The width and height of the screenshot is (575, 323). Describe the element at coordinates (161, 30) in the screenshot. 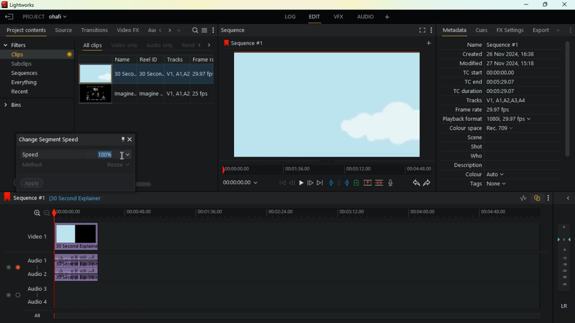

I see `left` at that location.